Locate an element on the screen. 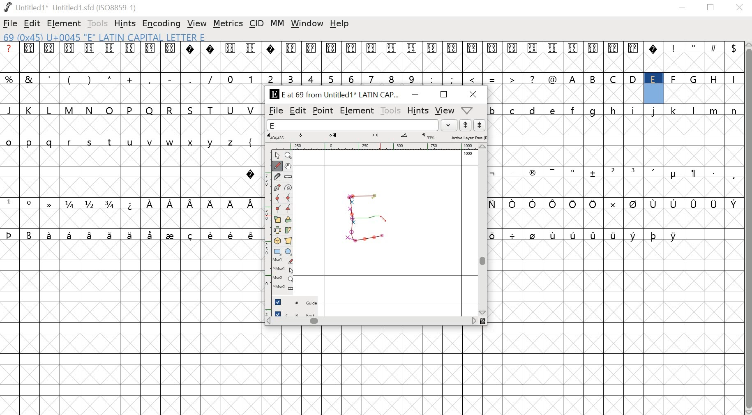 Image resolution: width=752 pixels, height=415 pixels. PEN is located at coordinates (382, 219).